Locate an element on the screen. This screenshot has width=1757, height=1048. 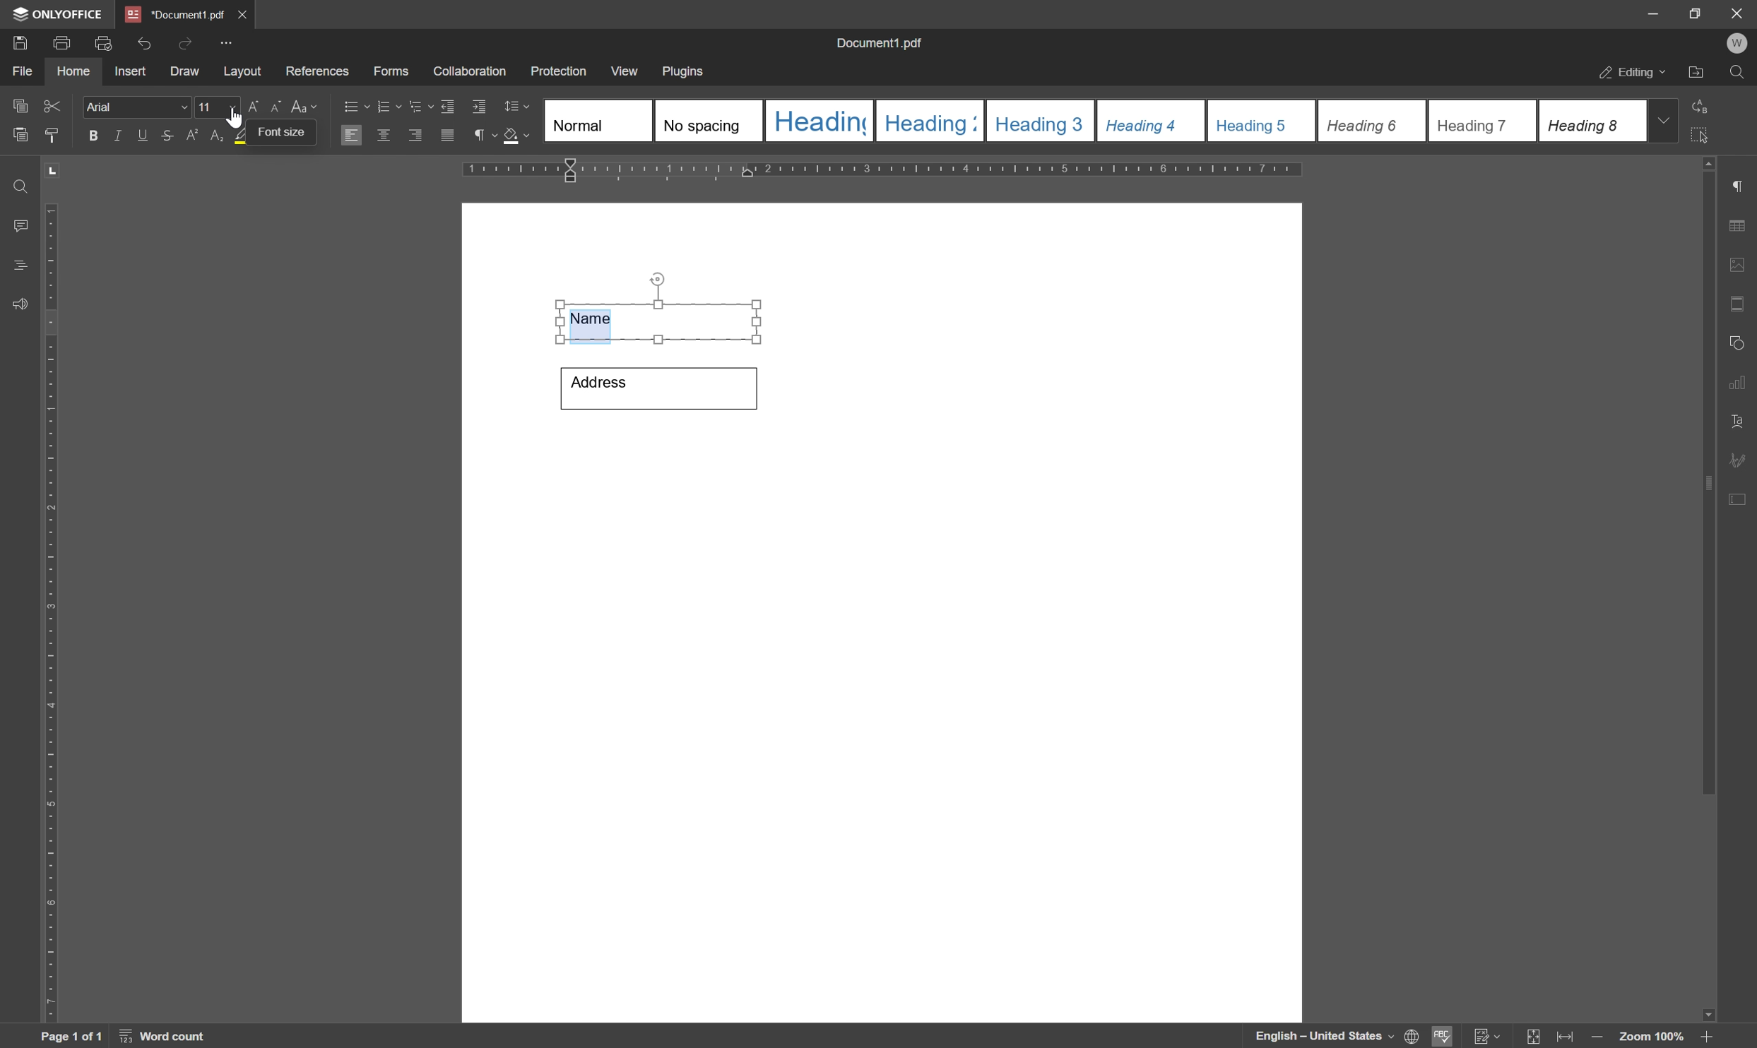
print is located at coordinates (61, 43).